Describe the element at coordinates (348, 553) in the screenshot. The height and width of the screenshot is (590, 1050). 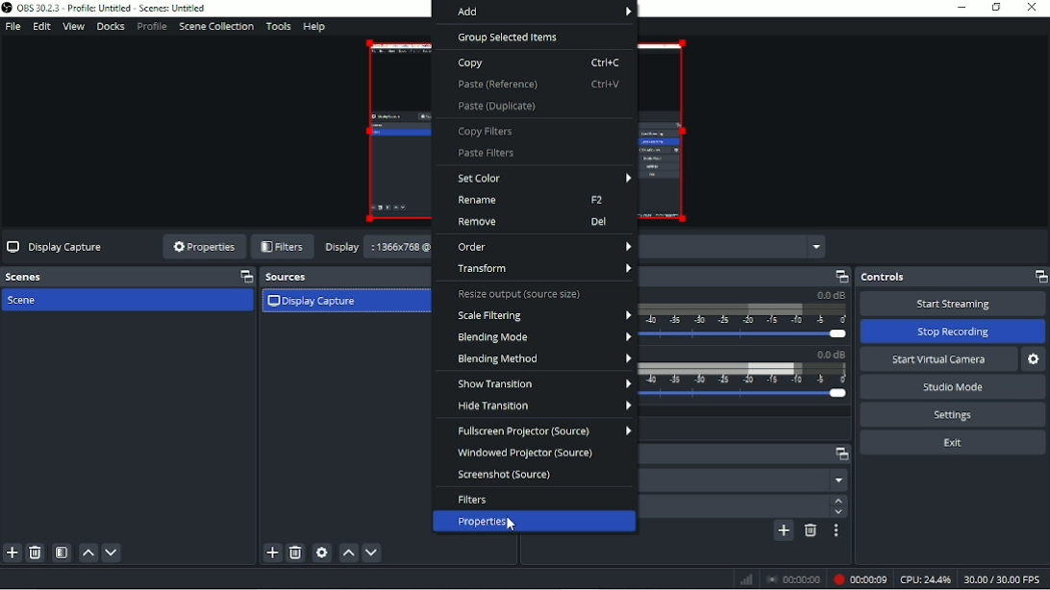
I see `Move source(s) up` at that location.